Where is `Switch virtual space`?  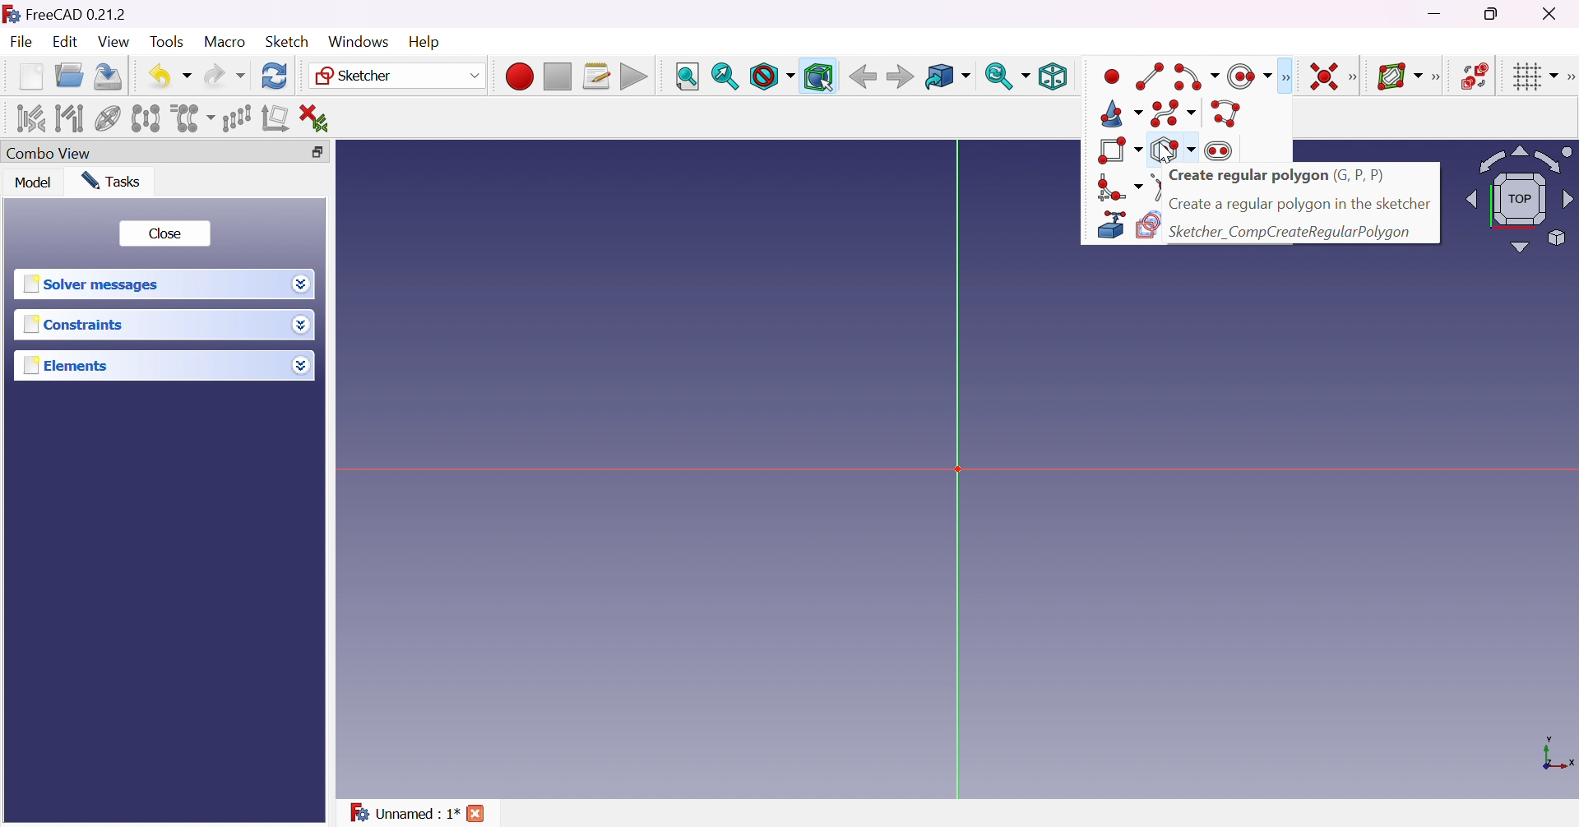
Switch virtual space is located at coordinates (1473, 76).